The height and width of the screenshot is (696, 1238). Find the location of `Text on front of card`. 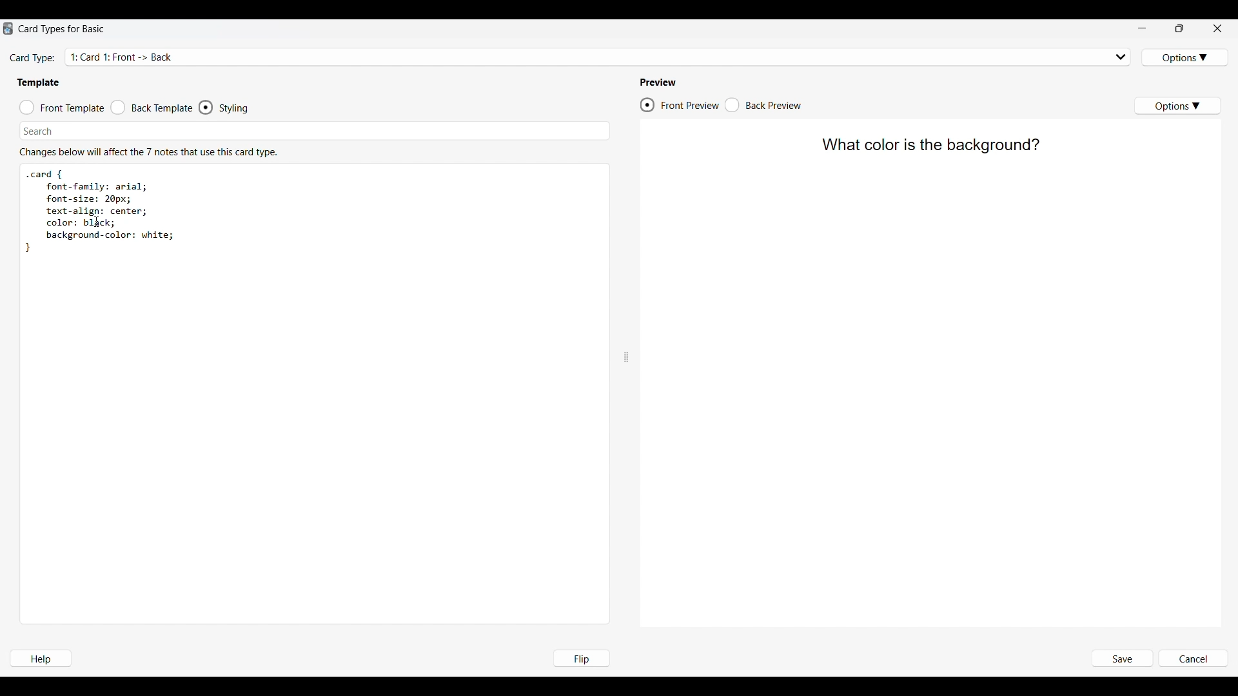

Text on front of card is located at coordinates (929, 146).